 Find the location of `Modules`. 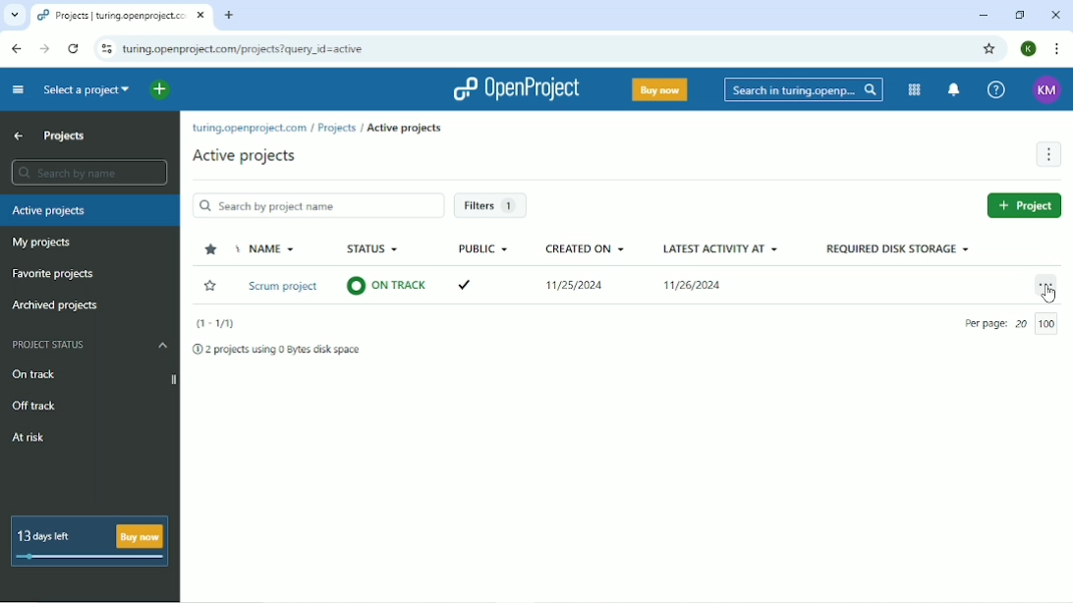

Modules is located at coordinates (915, 89).